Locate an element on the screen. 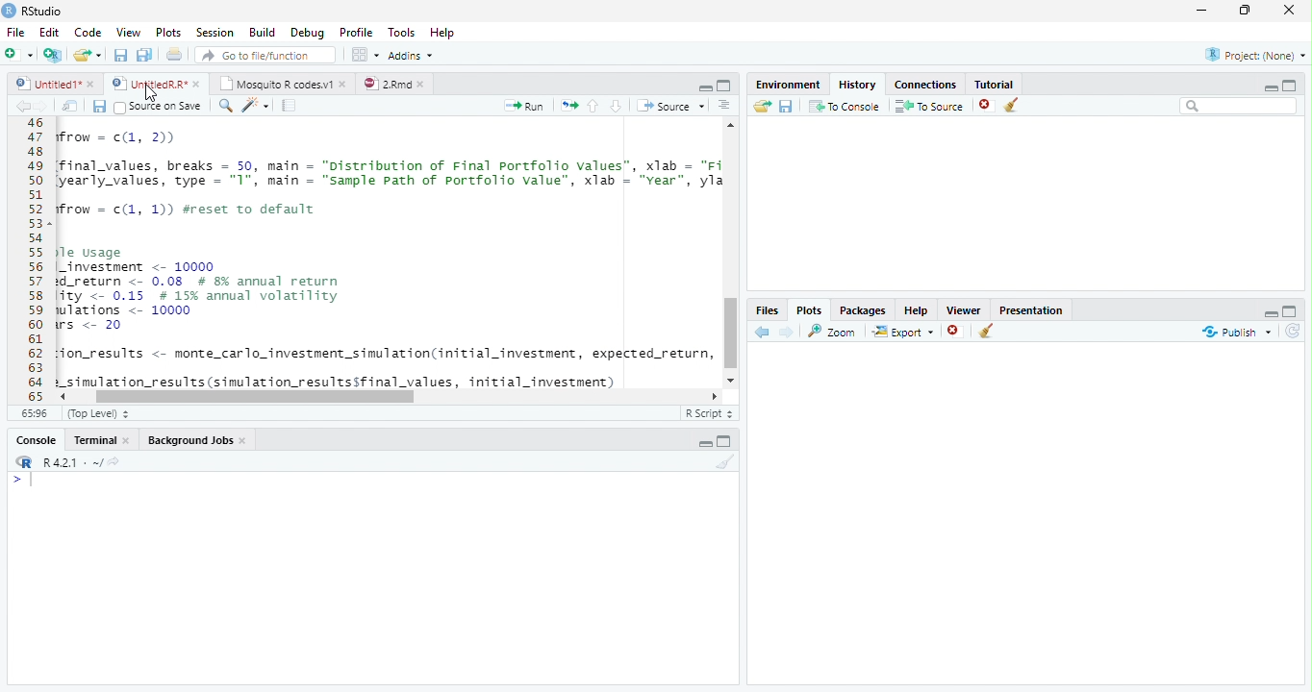  Hide is located at coordinates (704, 443).